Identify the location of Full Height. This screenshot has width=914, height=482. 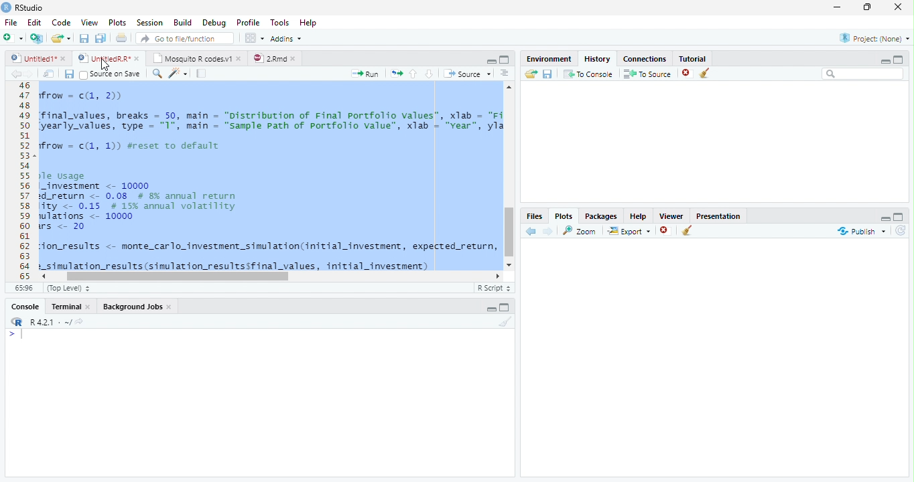
(507, 307).